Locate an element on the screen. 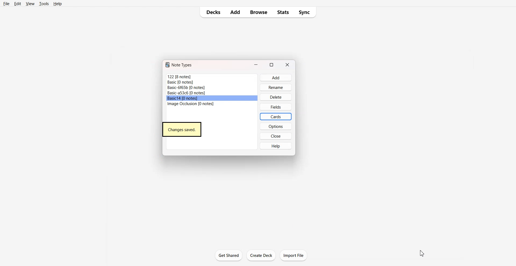 This screenshot has height=266, width=516. File is located at coordinates (212, 88).